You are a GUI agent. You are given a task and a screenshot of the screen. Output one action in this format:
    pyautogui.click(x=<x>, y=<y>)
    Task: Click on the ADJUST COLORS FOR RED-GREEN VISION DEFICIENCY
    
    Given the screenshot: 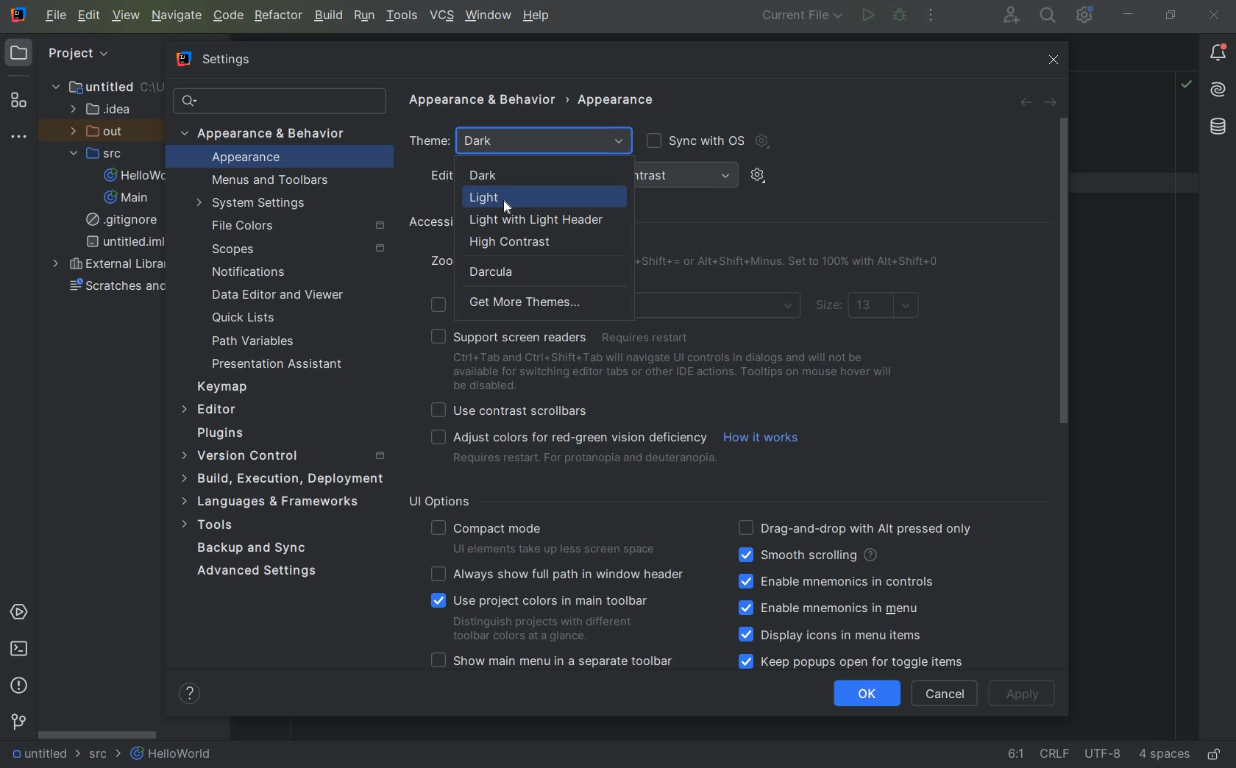 What is the action you would take?
    pyautogui.click(x=572, y=449)
    